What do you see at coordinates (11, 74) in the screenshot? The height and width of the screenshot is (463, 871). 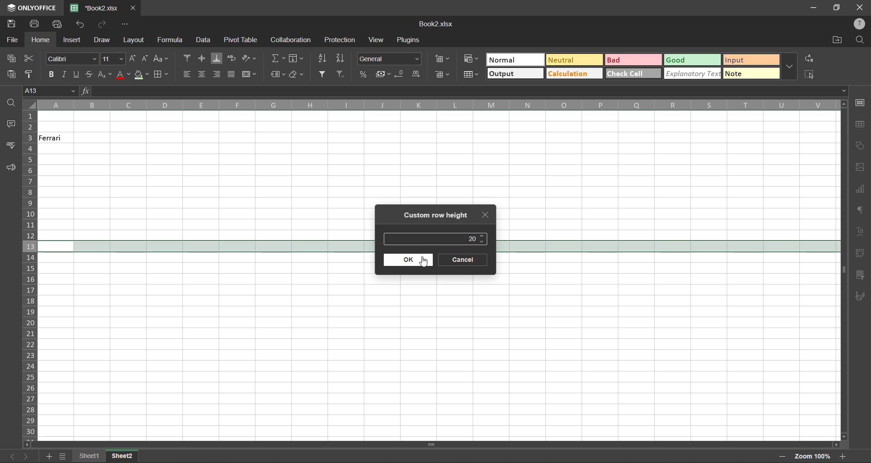 I see `paste` at bounding box center [11, 74].